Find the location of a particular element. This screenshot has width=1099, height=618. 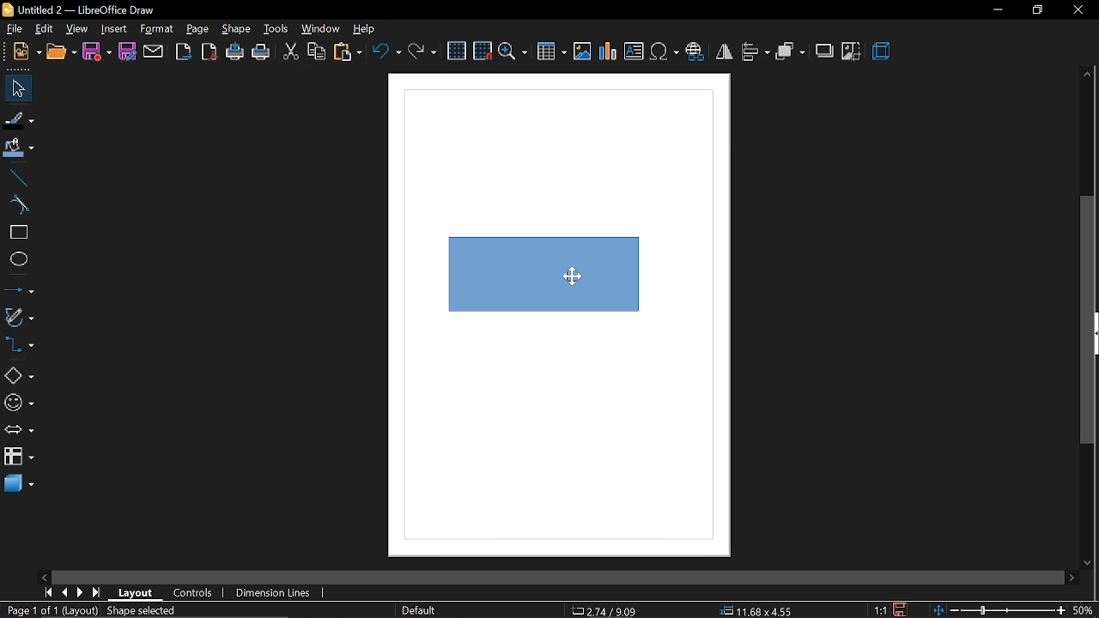

cut is located at coordinates (290, 52).